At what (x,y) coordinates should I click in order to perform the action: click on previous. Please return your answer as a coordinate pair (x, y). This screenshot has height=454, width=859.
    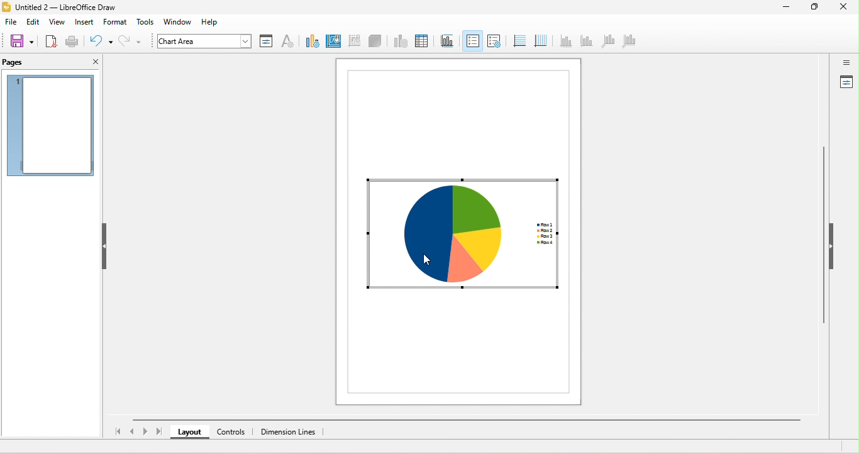
    Looking at the image, I should click on (134, 430).